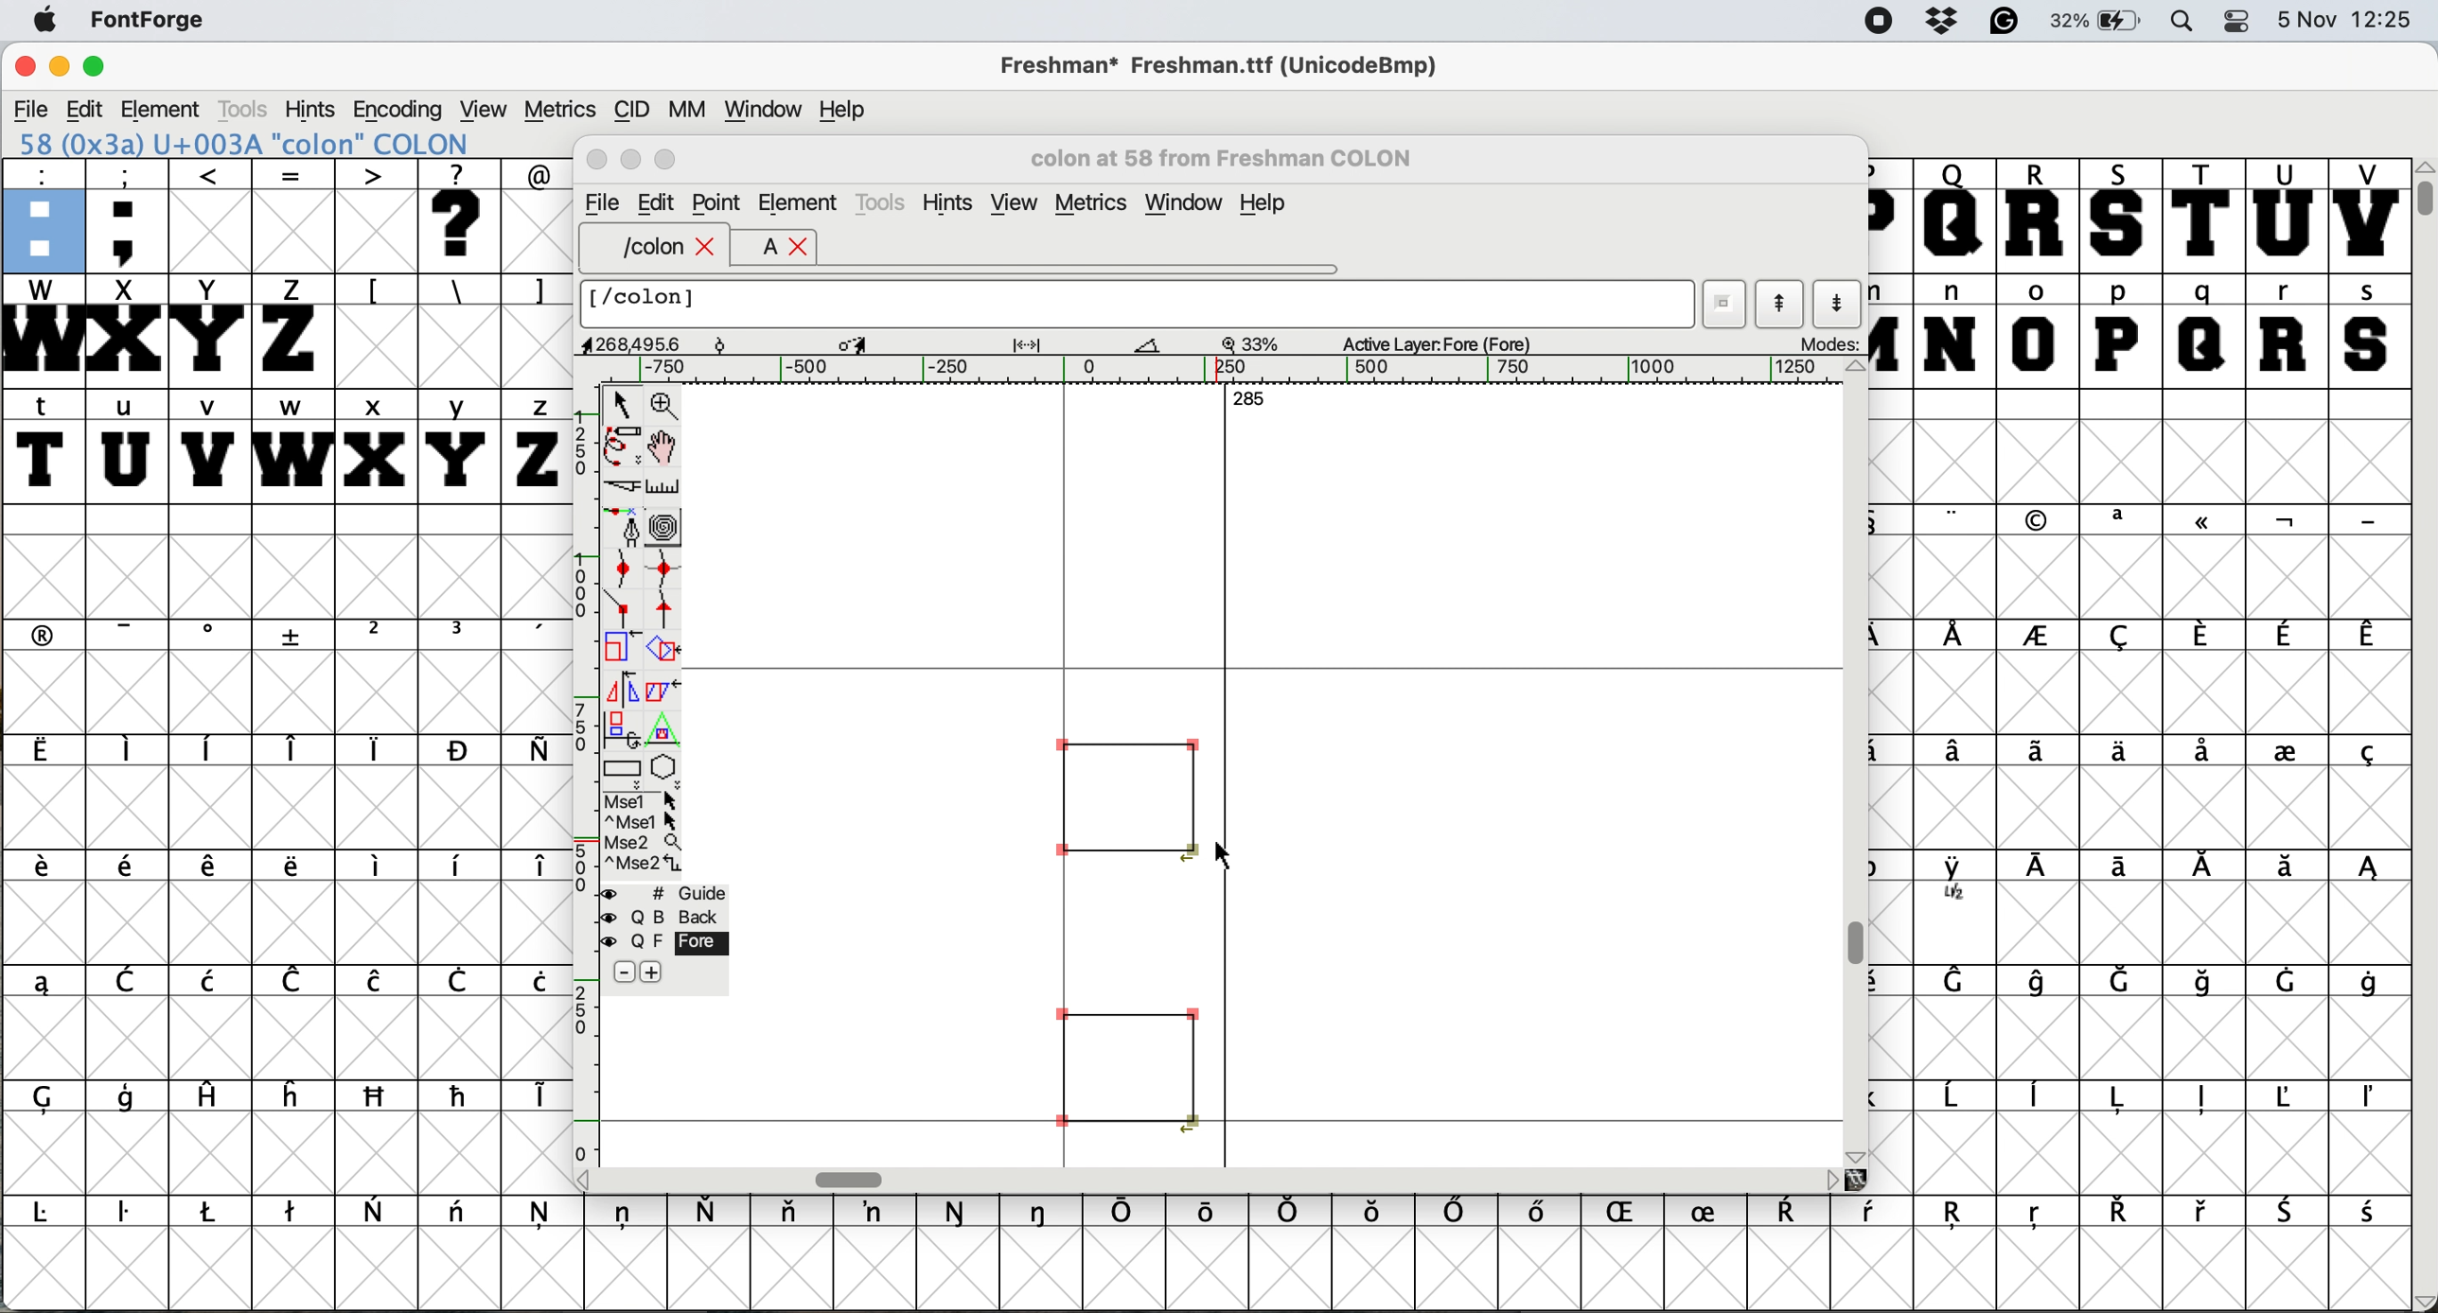  Describe the element at coordinates (293, 1213) in the screenshot. I see `symbol` at that location.